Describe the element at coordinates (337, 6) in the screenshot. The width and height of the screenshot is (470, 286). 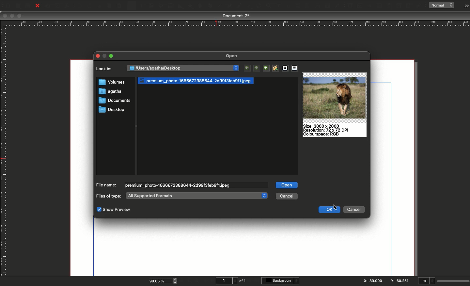
I see `Eye dropper` at that location.